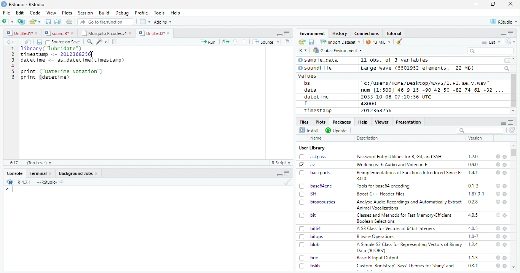 This screenshot has height=273, width=520. What do you see at coordinates (313, 33) in the screenshot?
I see `Environment` at bounding box center [313, 33].